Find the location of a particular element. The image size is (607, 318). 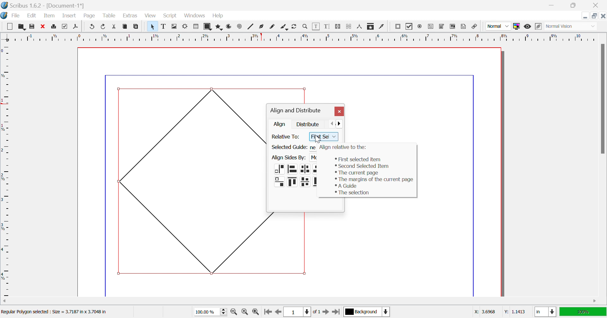

Undo is located at coordinates (92, 26).